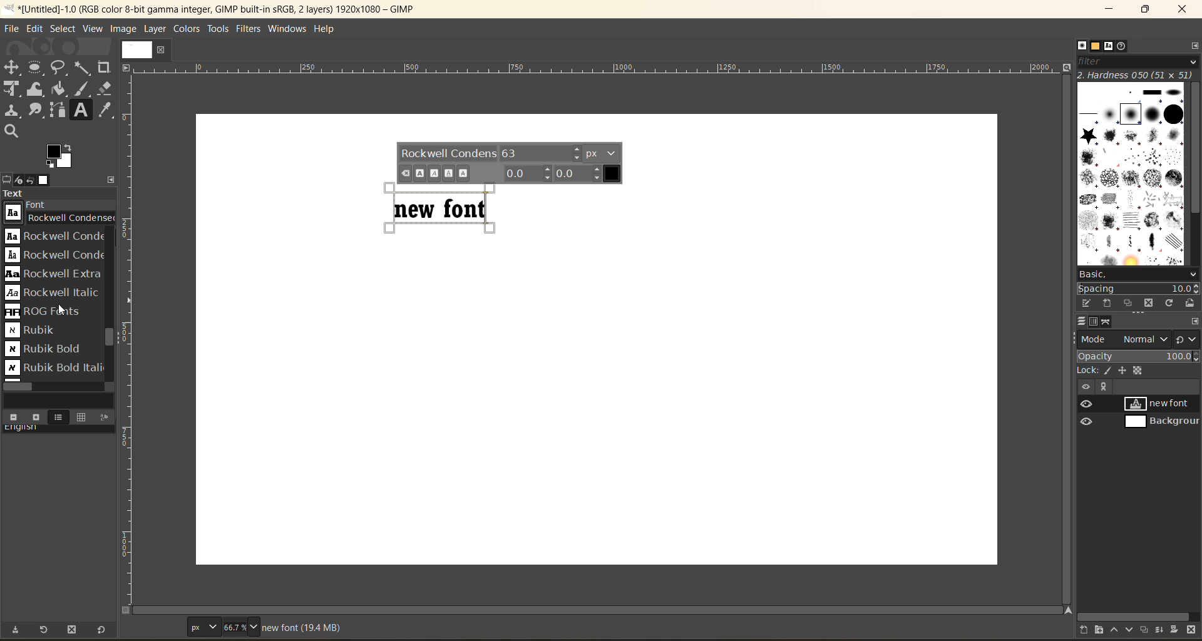 Image resolution: width=1202 pixels, height=641 pixels. Describe the element at coordinates (218, 31) in the screenshot. I see `tools` at that location.